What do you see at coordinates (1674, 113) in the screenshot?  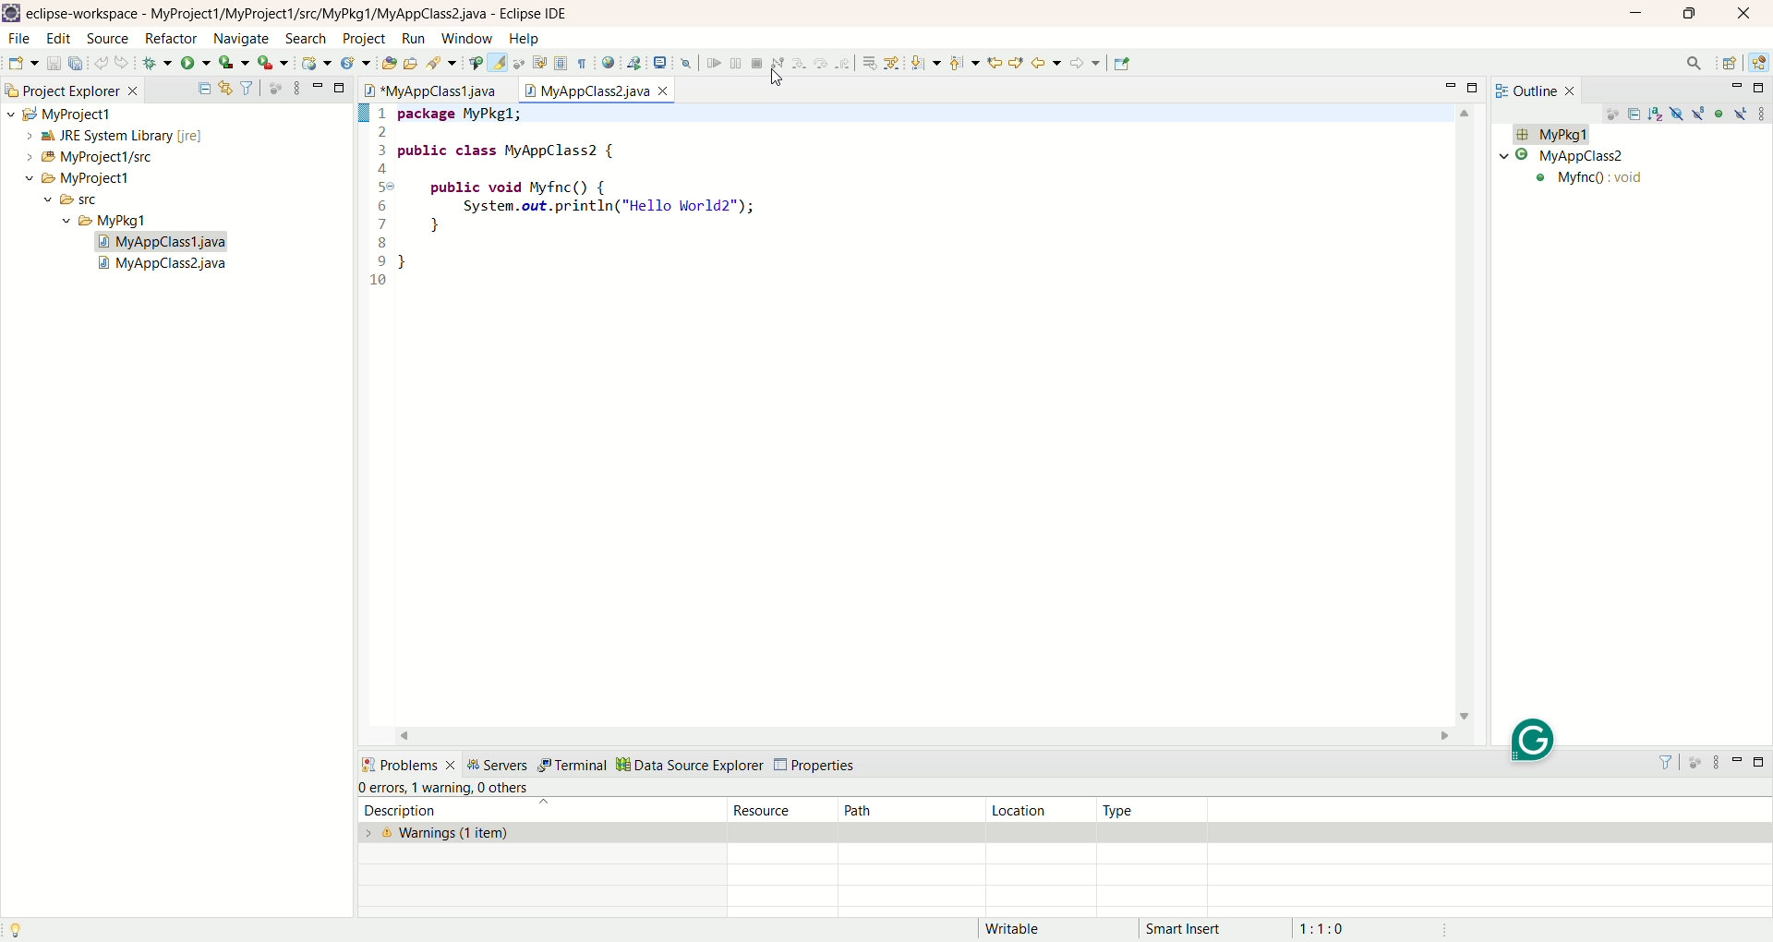 I see `hide field` at bounding box center [1674, 113].